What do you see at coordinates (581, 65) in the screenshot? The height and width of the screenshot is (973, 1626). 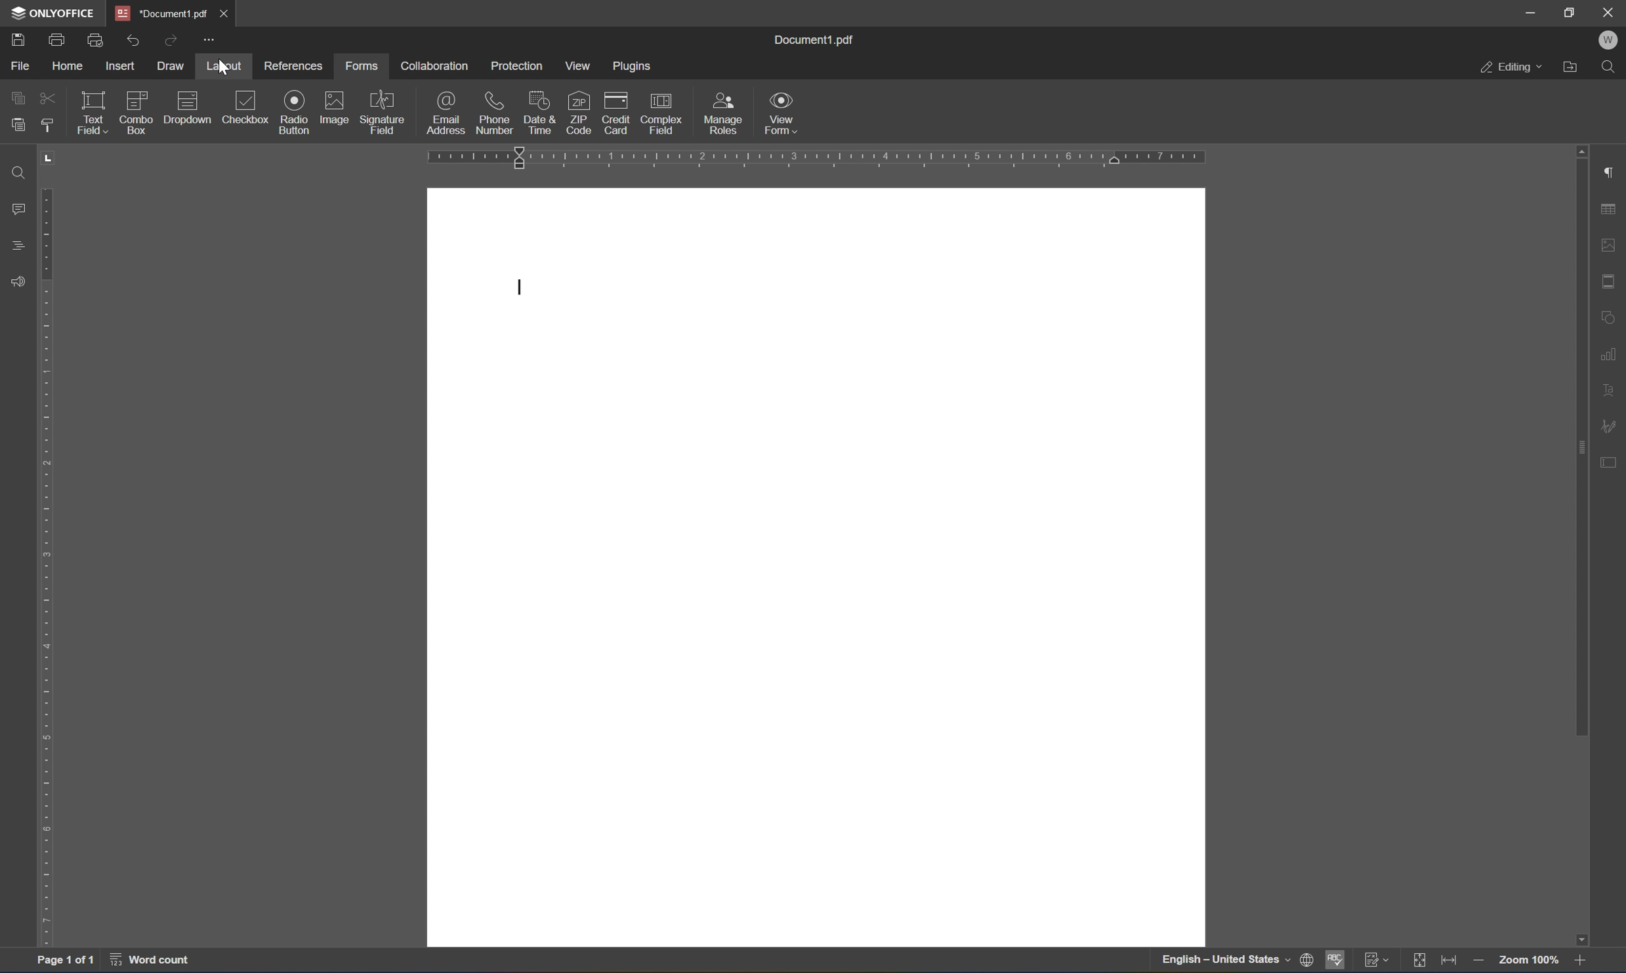 I see `view` at bounding box center [581, 65].